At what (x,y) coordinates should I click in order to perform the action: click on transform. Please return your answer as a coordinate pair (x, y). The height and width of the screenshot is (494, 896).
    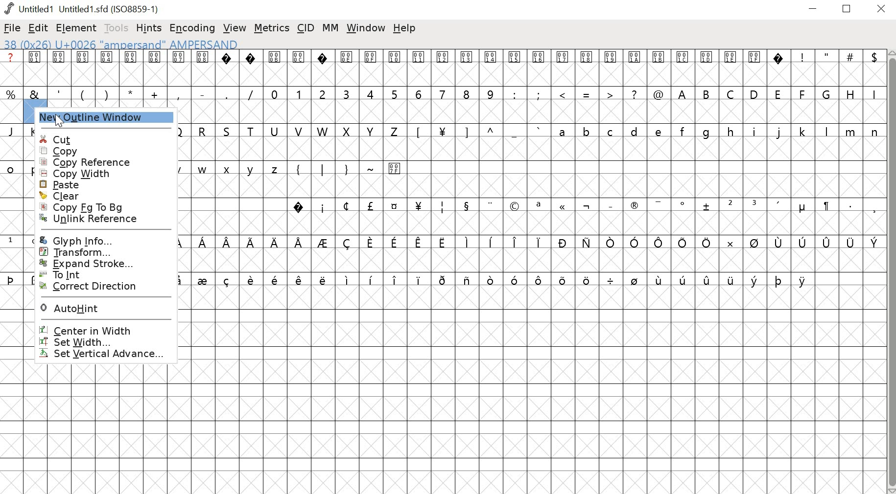
    Looking at the image, I should click on (100, 252).